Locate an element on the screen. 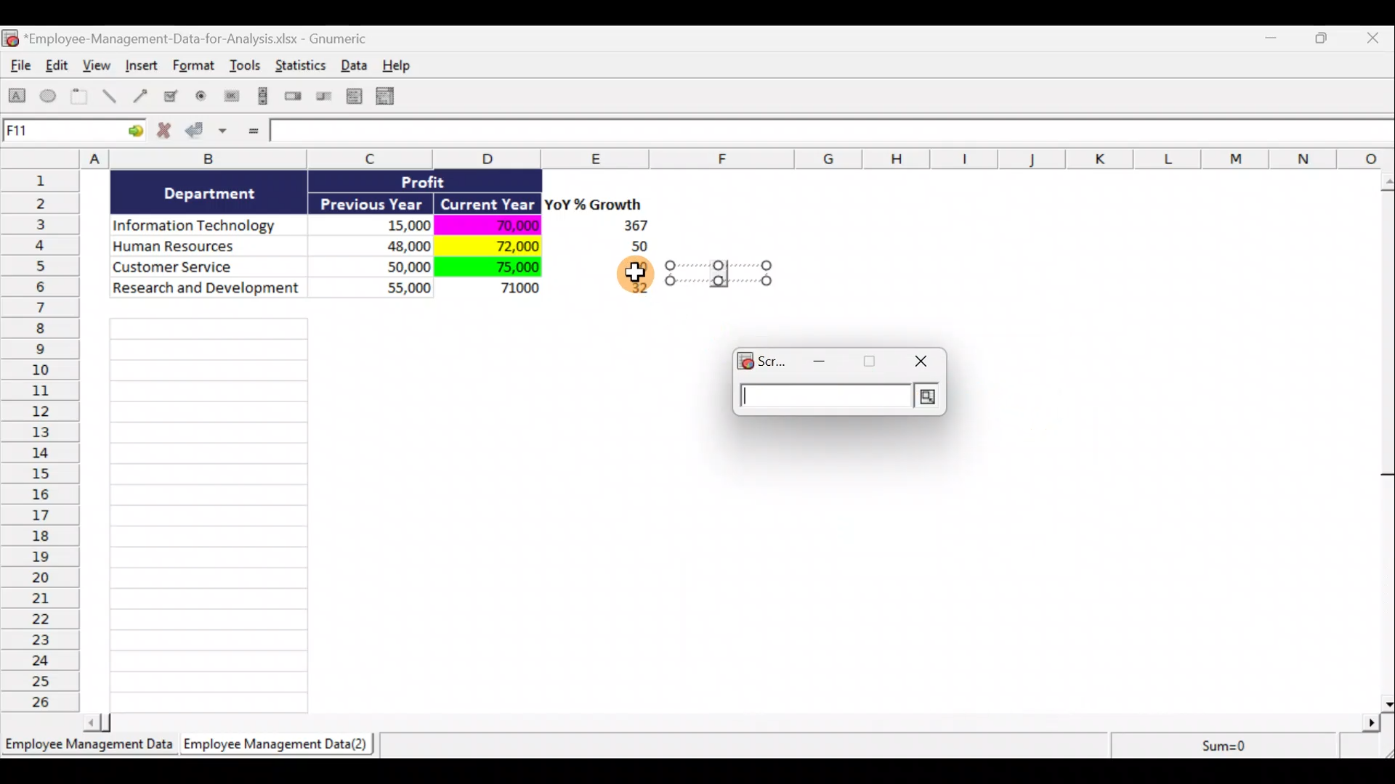 Image resolution: width=1395 pixels, height=784 pixels. Help is located at coordinates (405, 65).